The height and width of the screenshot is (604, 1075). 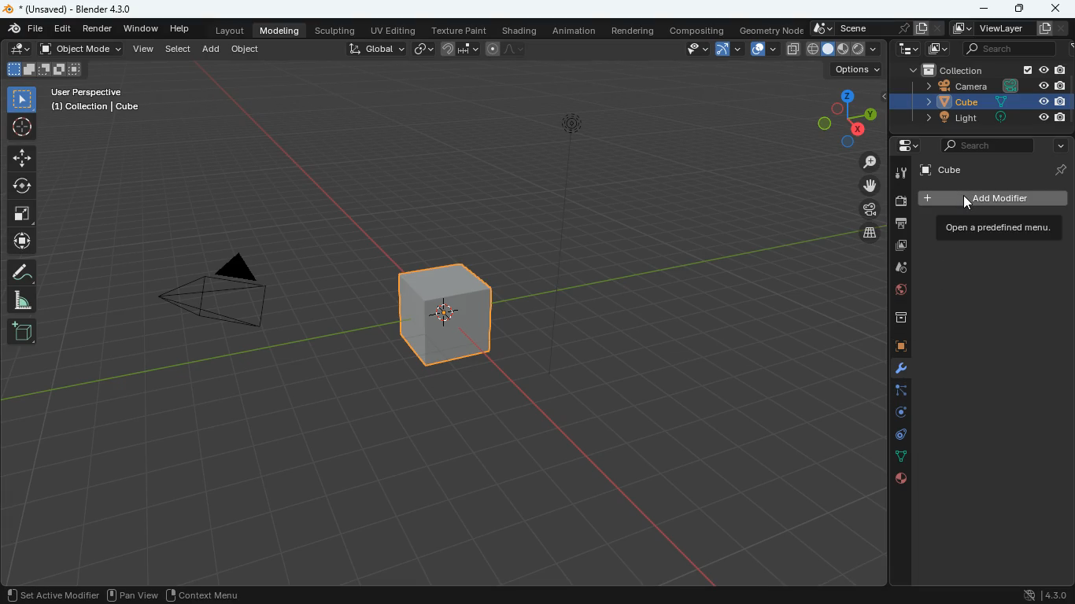 I want to click on open menu, so click(x=995, y=227).